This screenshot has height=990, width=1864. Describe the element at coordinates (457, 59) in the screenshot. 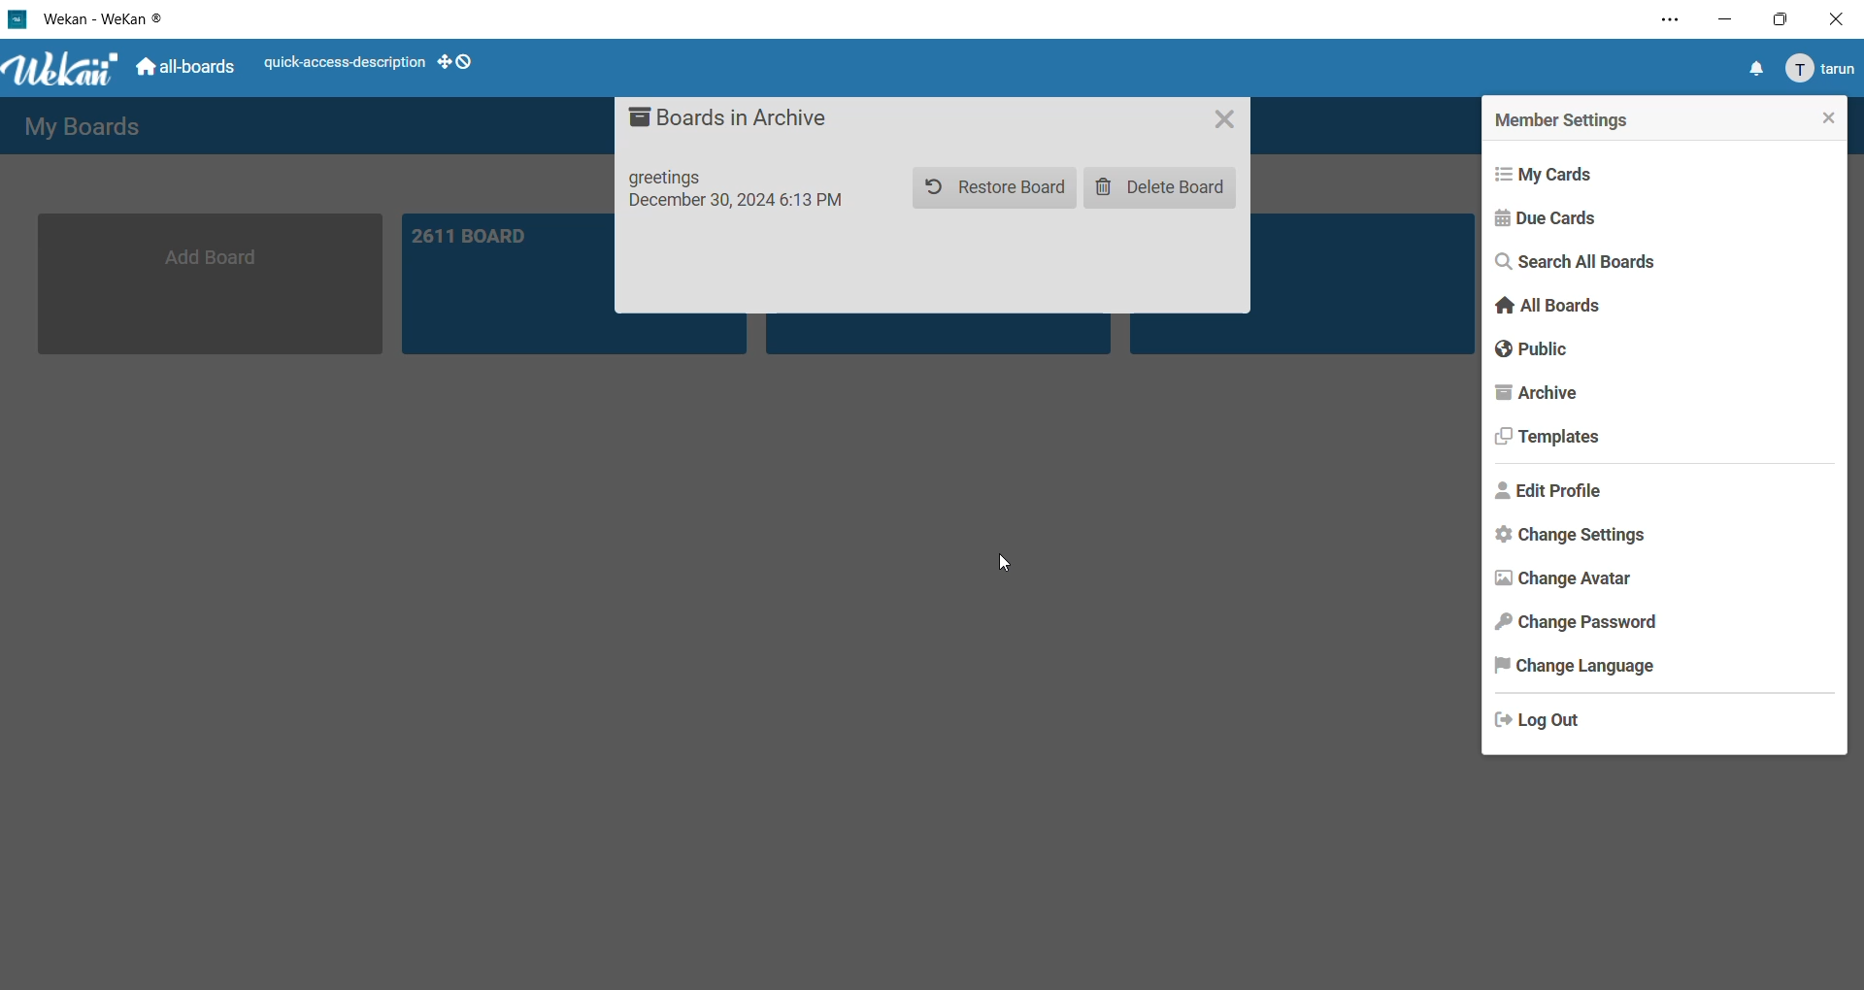

I see `show desktop drag handles` at that location.